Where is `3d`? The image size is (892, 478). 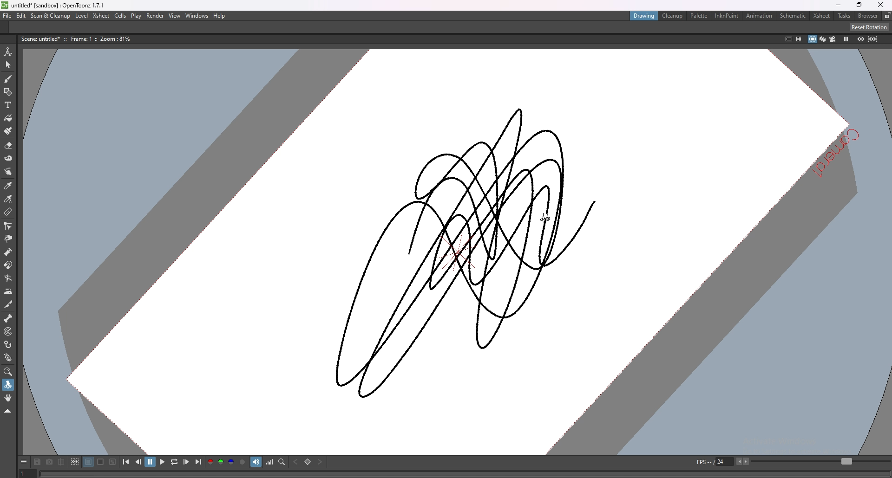 3d is located at coordinates (823, 39).